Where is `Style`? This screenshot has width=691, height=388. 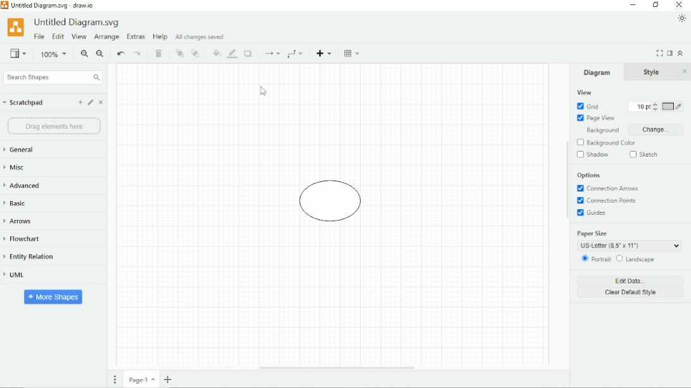 Style is located at coordinates (653, 71).